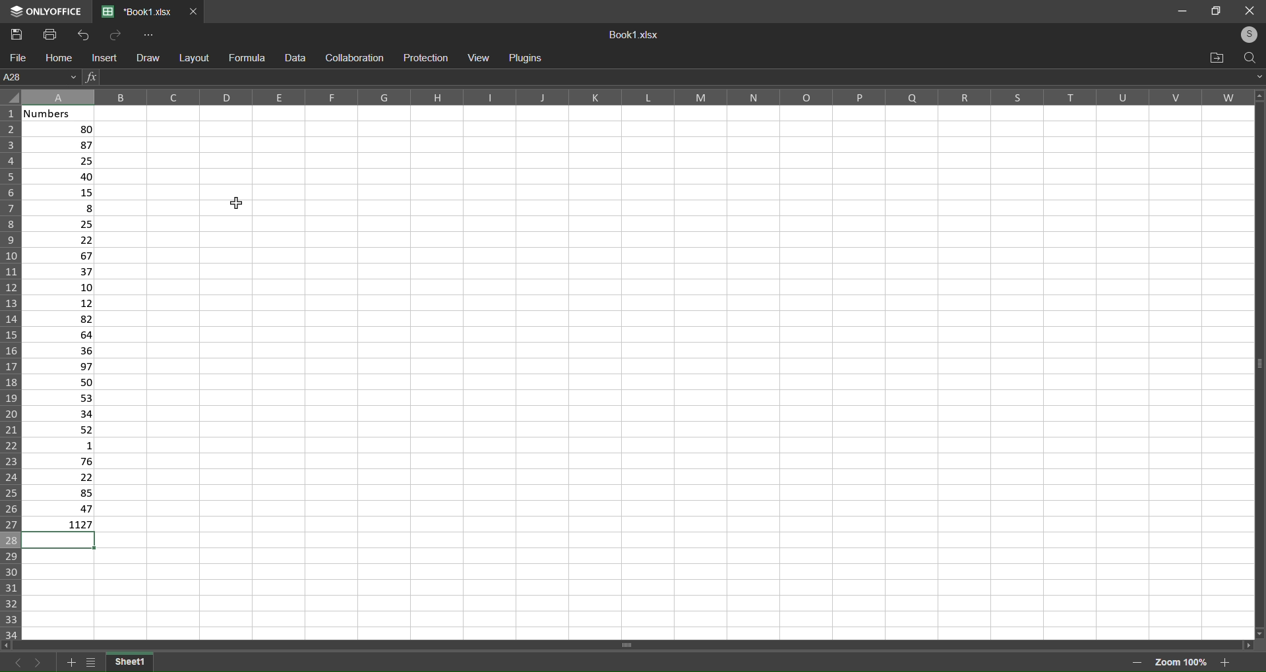 This screenshot has width=1266, height=672. I want to click on Close Tab, so click(195, 11).